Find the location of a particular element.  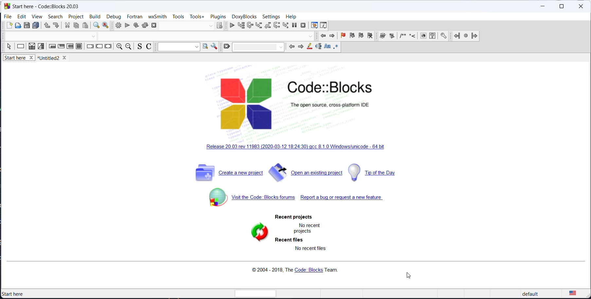

dropdown is located at coordinates (210, 26).